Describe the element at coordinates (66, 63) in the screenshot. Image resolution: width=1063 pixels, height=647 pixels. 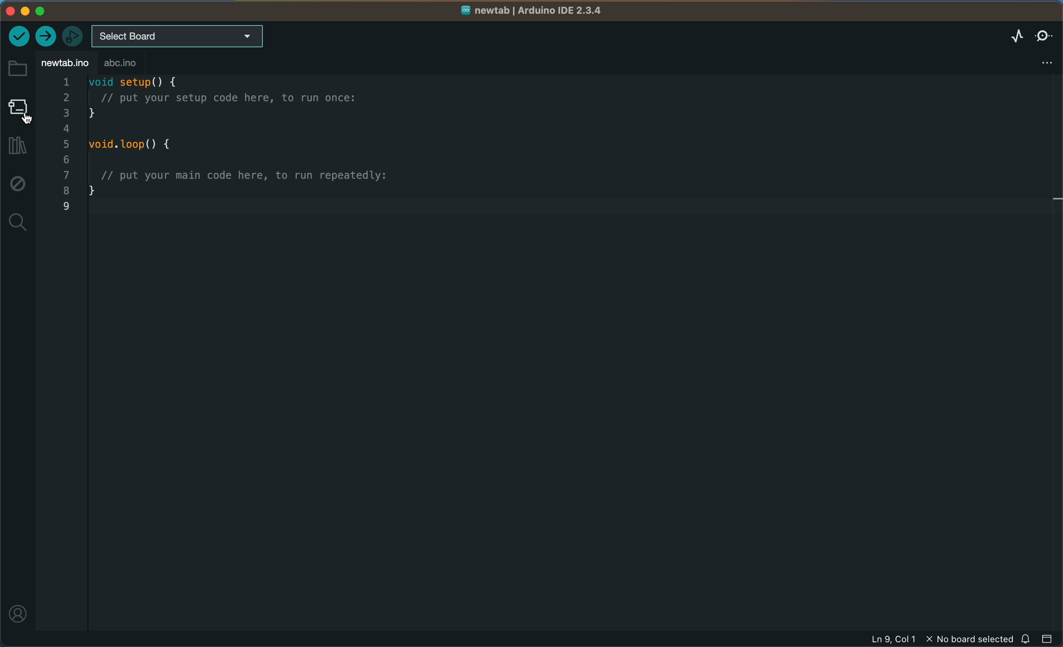
I see `file tab` at that location.